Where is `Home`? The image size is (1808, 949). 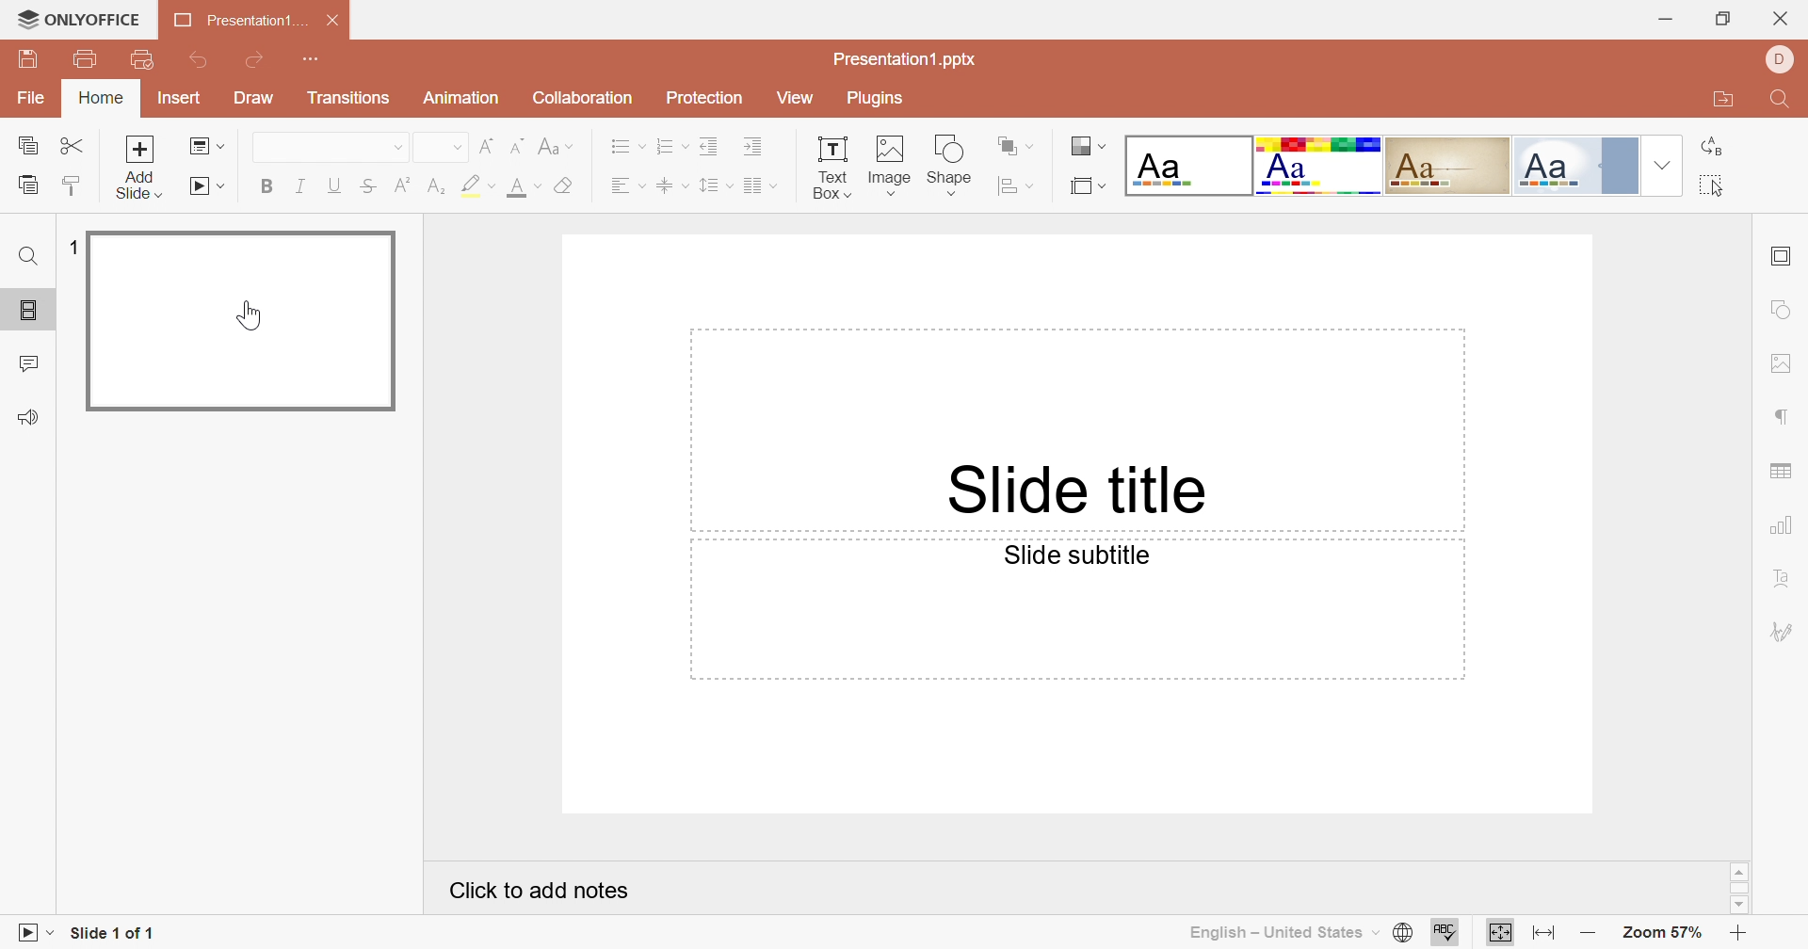
Home is located at coordinates (105, 98).